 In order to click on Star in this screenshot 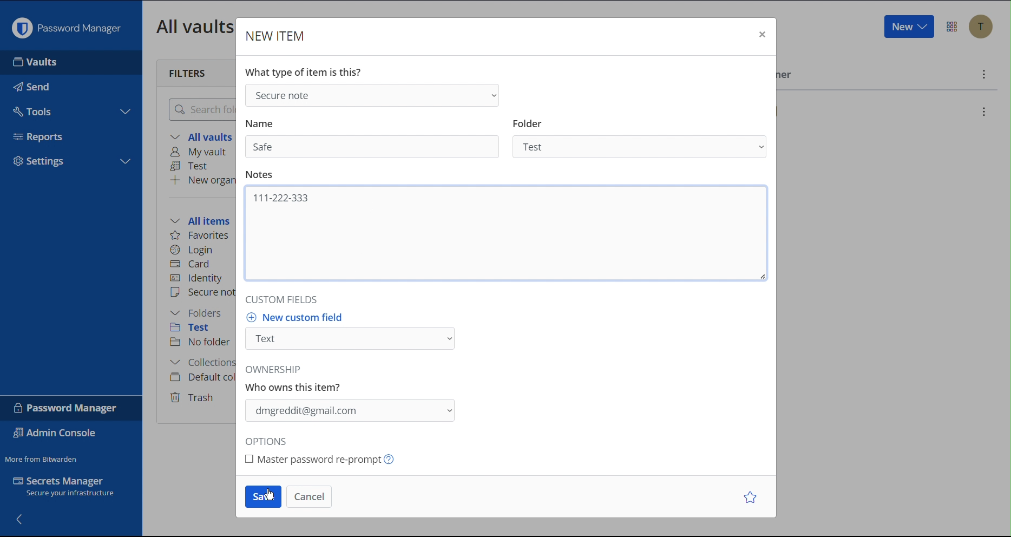, I will do `click(752, 497)`.